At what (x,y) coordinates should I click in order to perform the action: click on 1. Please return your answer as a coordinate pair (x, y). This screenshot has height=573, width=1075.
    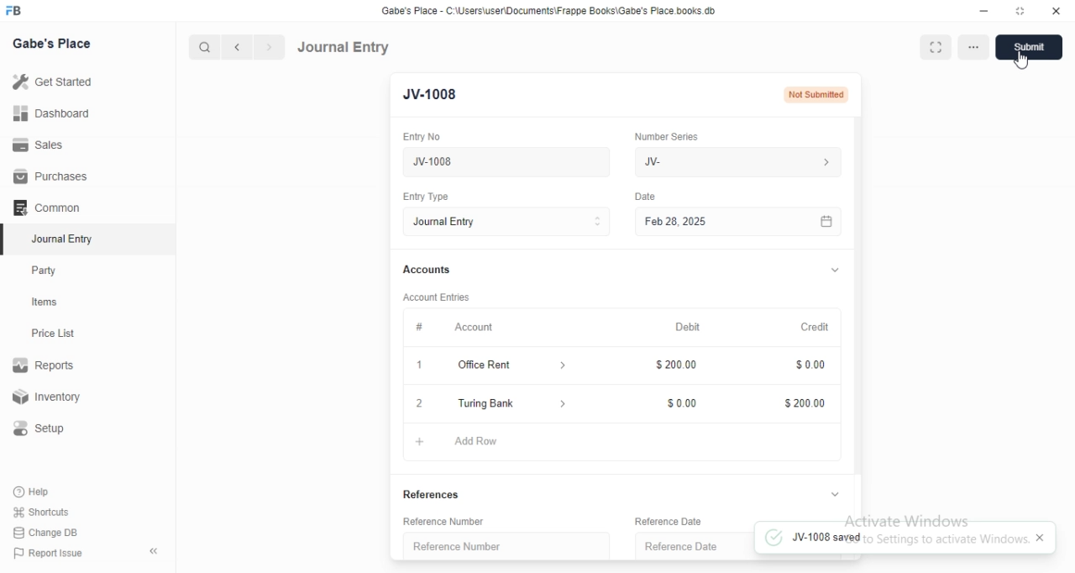
    Looking at the image, I should click on (417, 365).